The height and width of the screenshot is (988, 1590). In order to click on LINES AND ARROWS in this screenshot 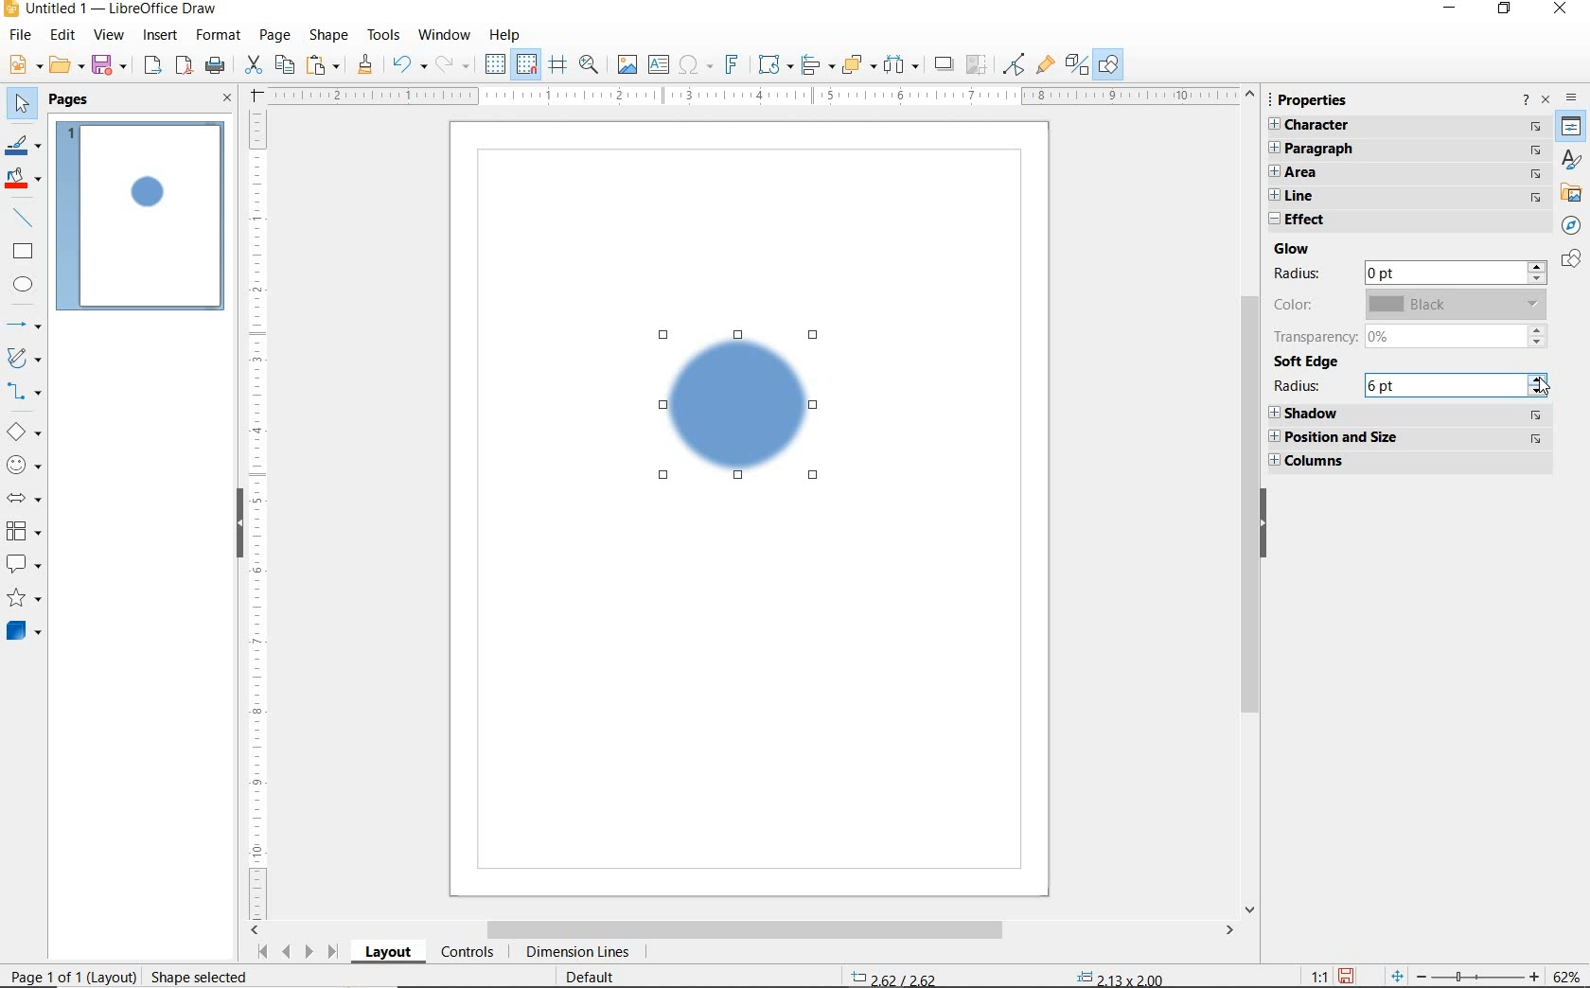, I will do `click(26, 322)`.